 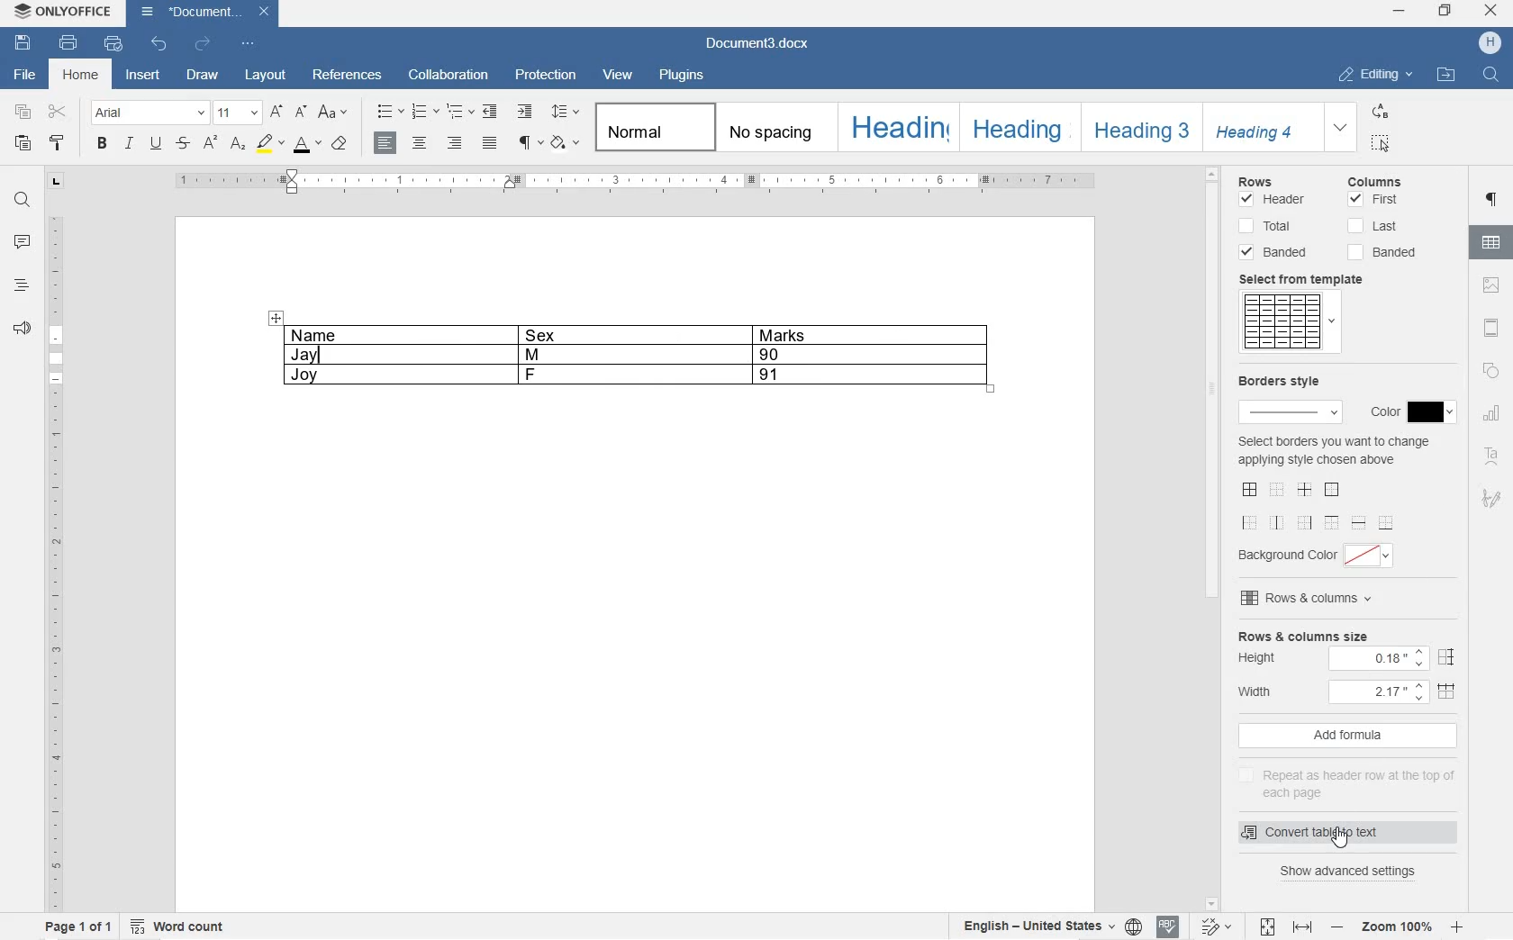 What do you see at coordinates (1332, 490) in the screenshot?
I see `set outer border only` at bounding box center [1332, 490].